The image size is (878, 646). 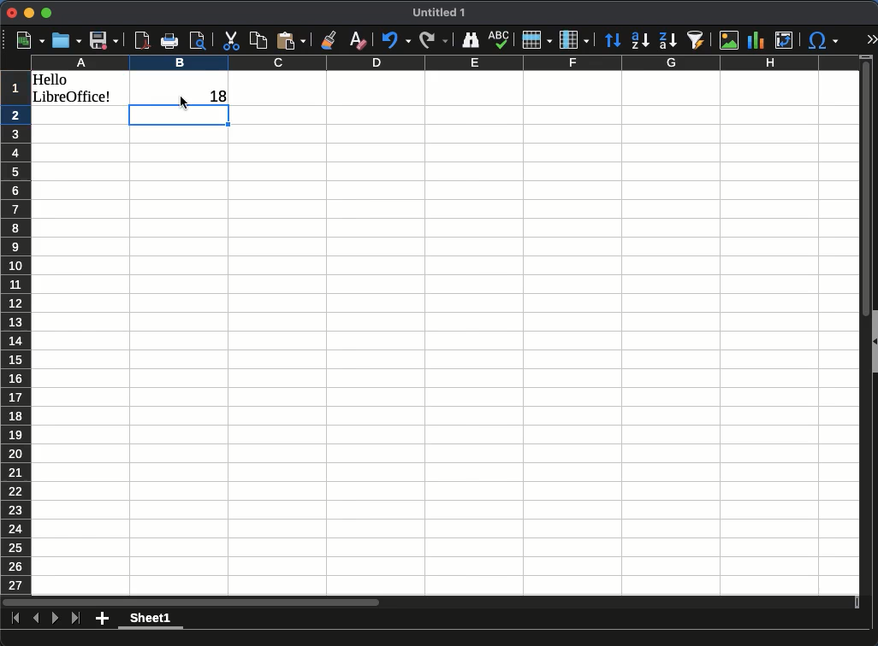 What do you see at coordinates (499, 38) in the screenshot?
I see `spell check` at bounding box center [499, 38].